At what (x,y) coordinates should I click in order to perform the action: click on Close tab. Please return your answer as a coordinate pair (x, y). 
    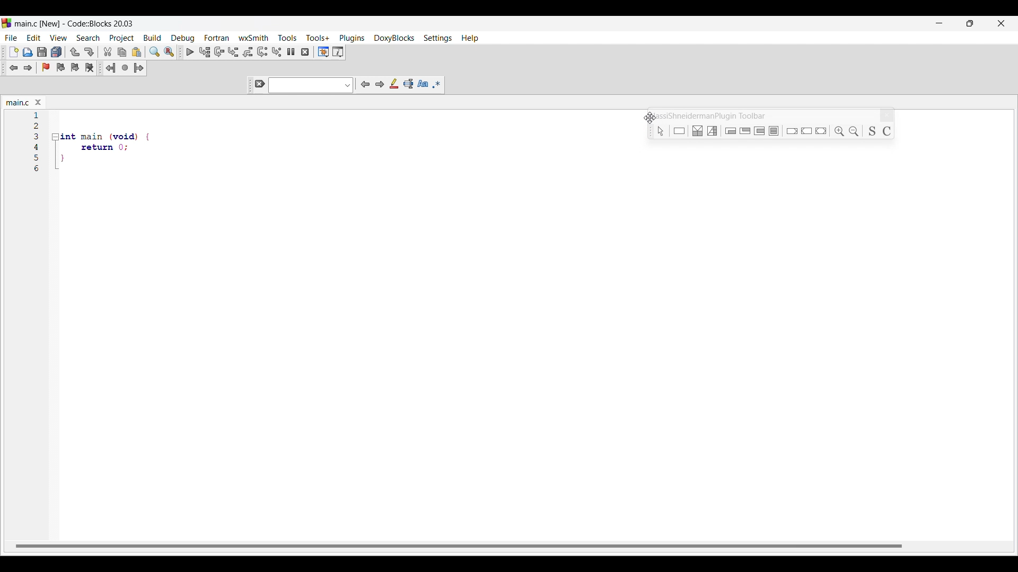
    Looking at the image, I should click on (38, 102).